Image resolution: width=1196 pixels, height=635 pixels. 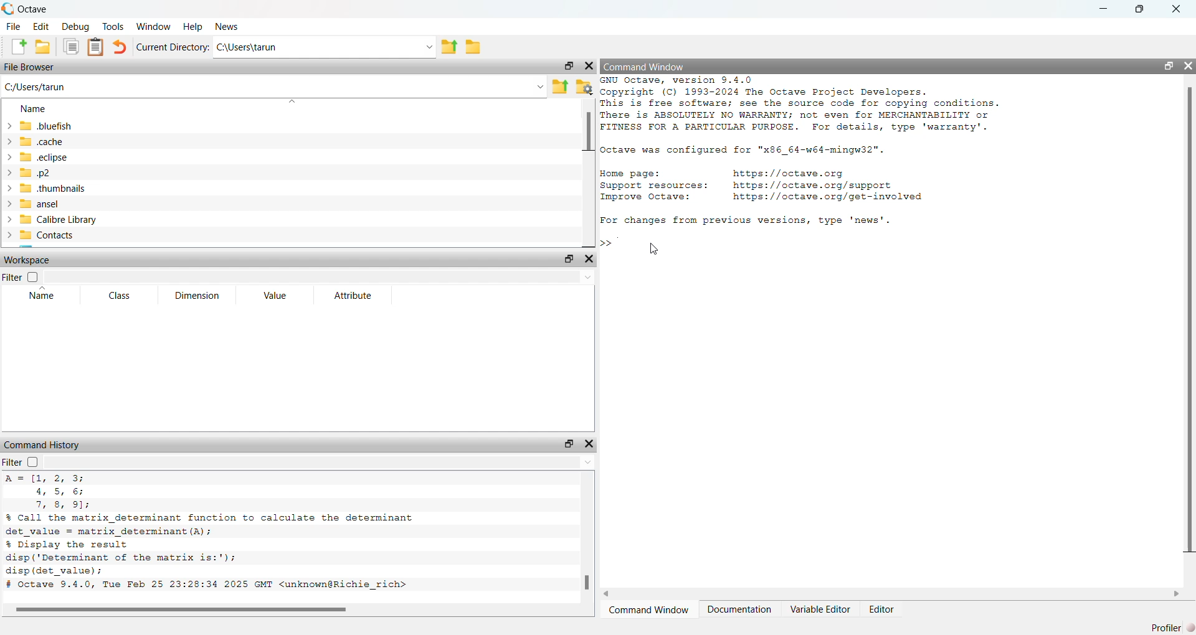 I want to click on close, so click(x=590, y=443).